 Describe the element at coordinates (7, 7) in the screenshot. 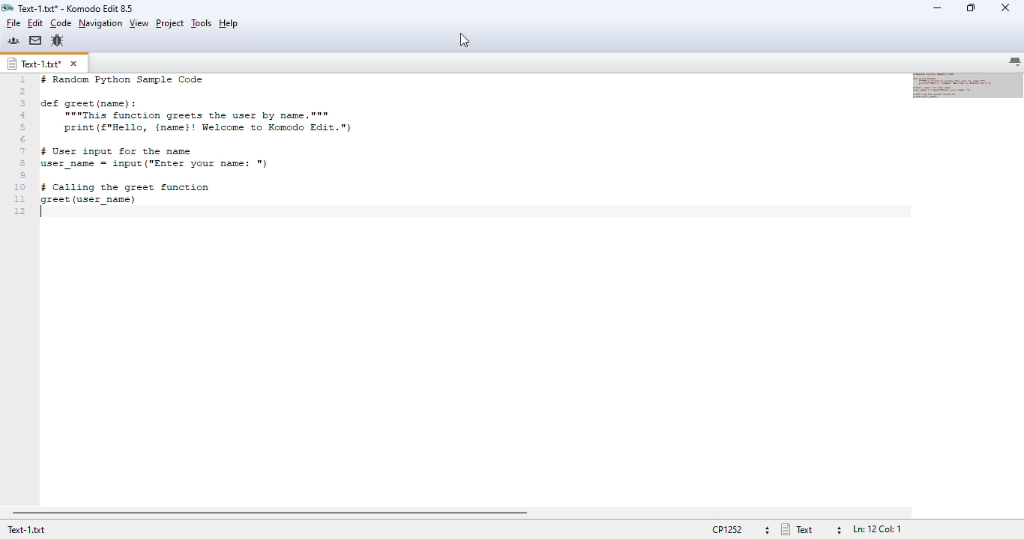

I see `logo` at that location.